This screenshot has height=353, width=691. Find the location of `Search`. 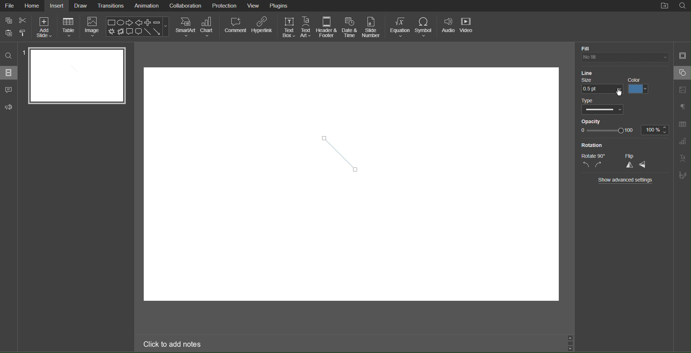

Search is located at coordinates (682, 6).